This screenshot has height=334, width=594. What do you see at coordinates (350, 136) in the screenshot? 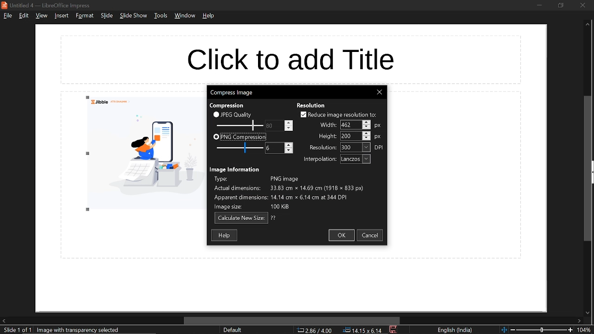
I see `height` at bounding box center [350, 136].